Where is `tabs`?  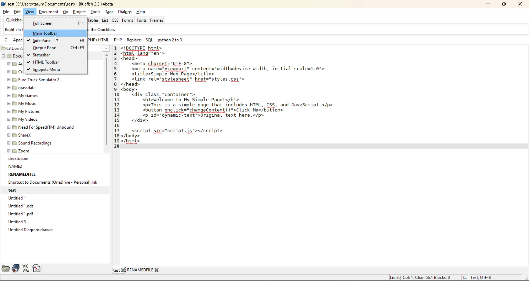 tabs is located at coordinates (137, 270).